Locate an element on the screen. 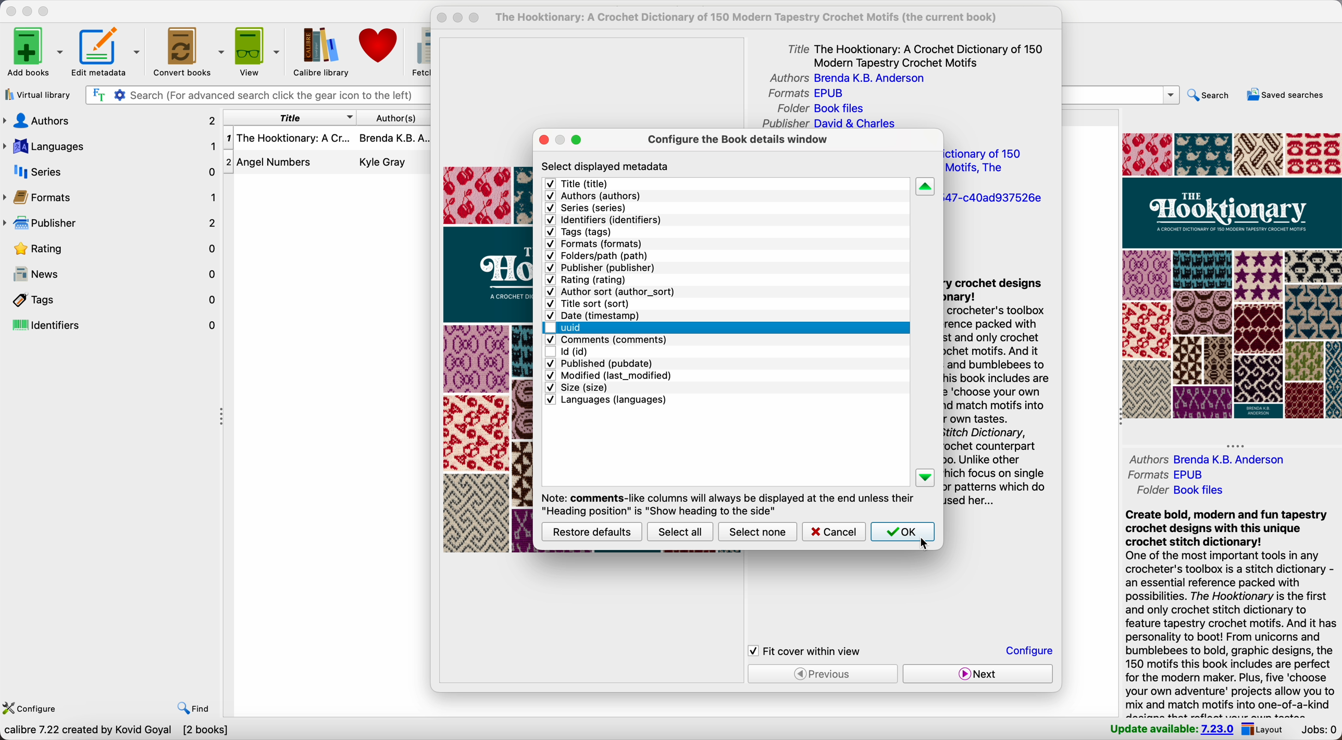  select all is located at coordinates (679, 532).